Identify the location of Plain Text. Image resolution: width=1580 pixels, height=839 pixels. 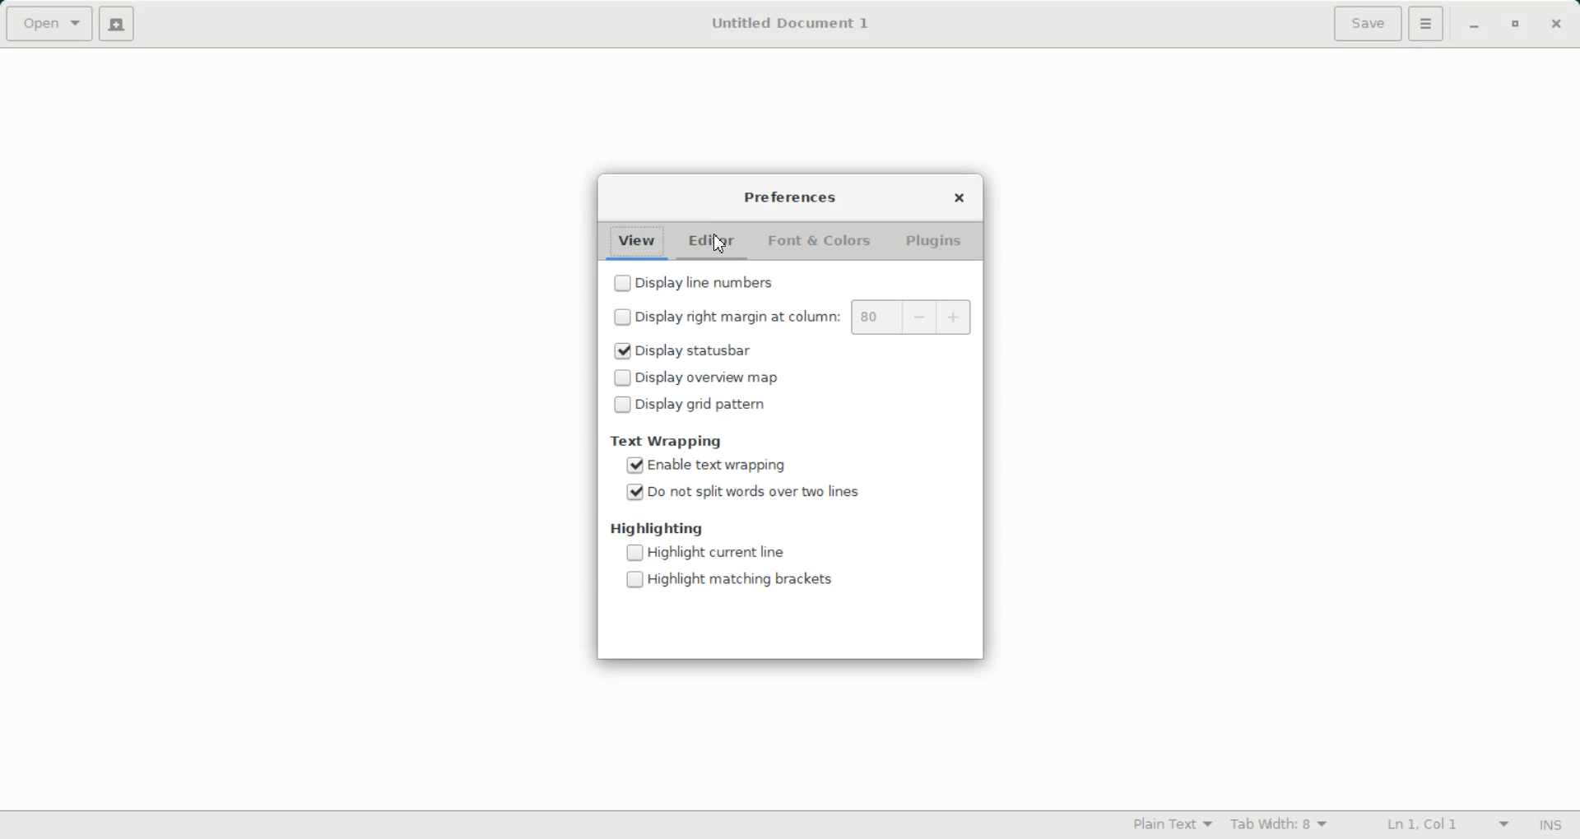
(1173, 824).